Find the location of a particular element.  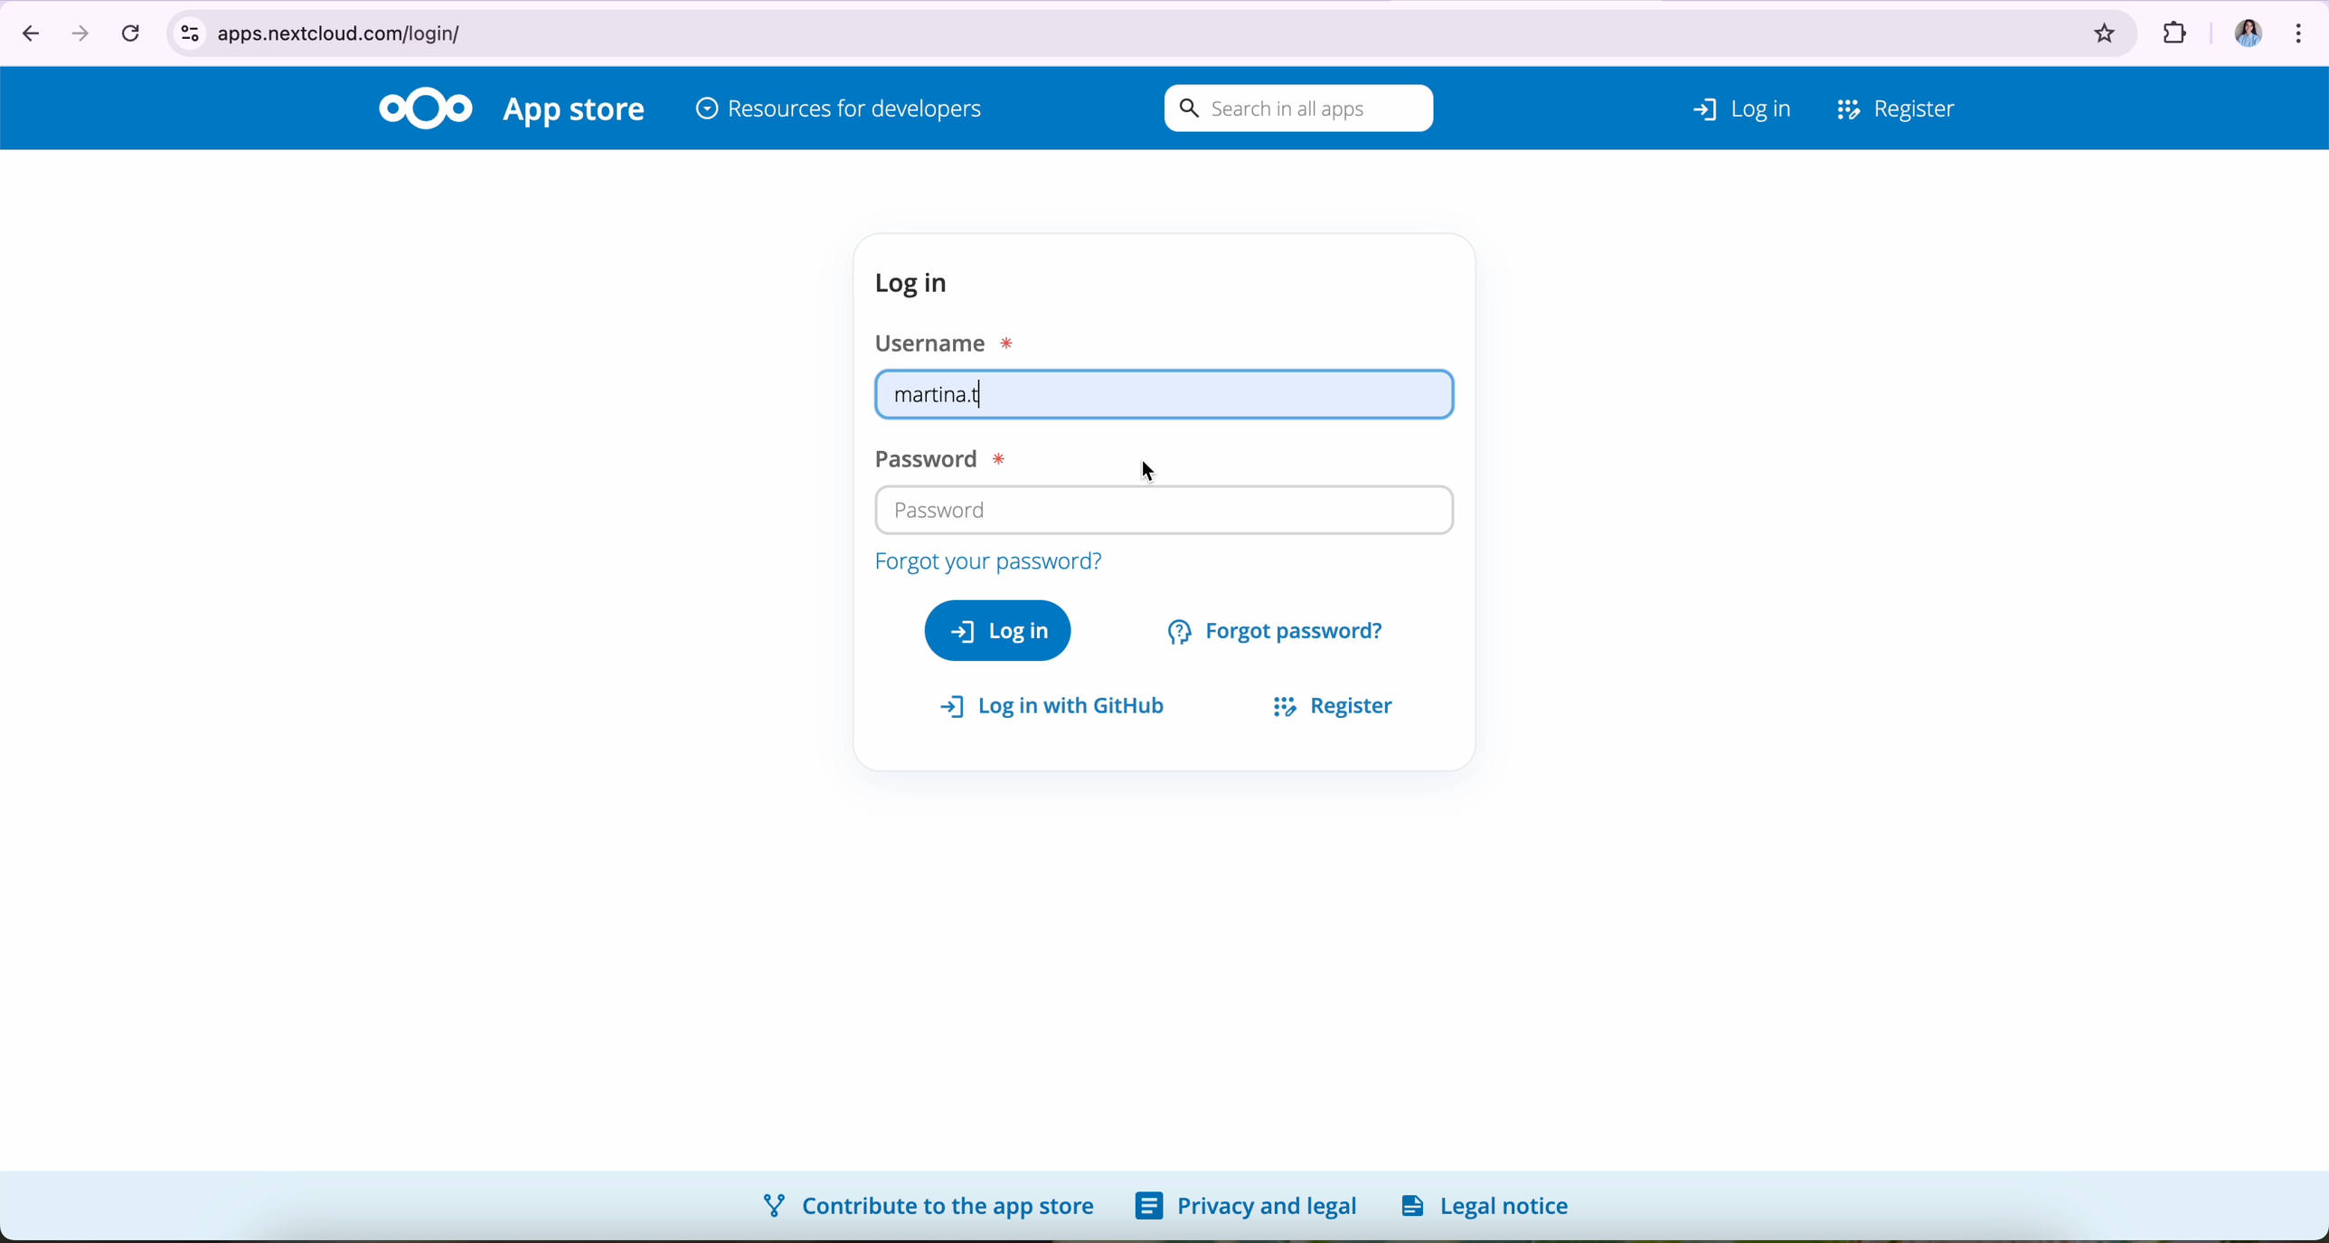

more is located at coordinates (2303, 28).